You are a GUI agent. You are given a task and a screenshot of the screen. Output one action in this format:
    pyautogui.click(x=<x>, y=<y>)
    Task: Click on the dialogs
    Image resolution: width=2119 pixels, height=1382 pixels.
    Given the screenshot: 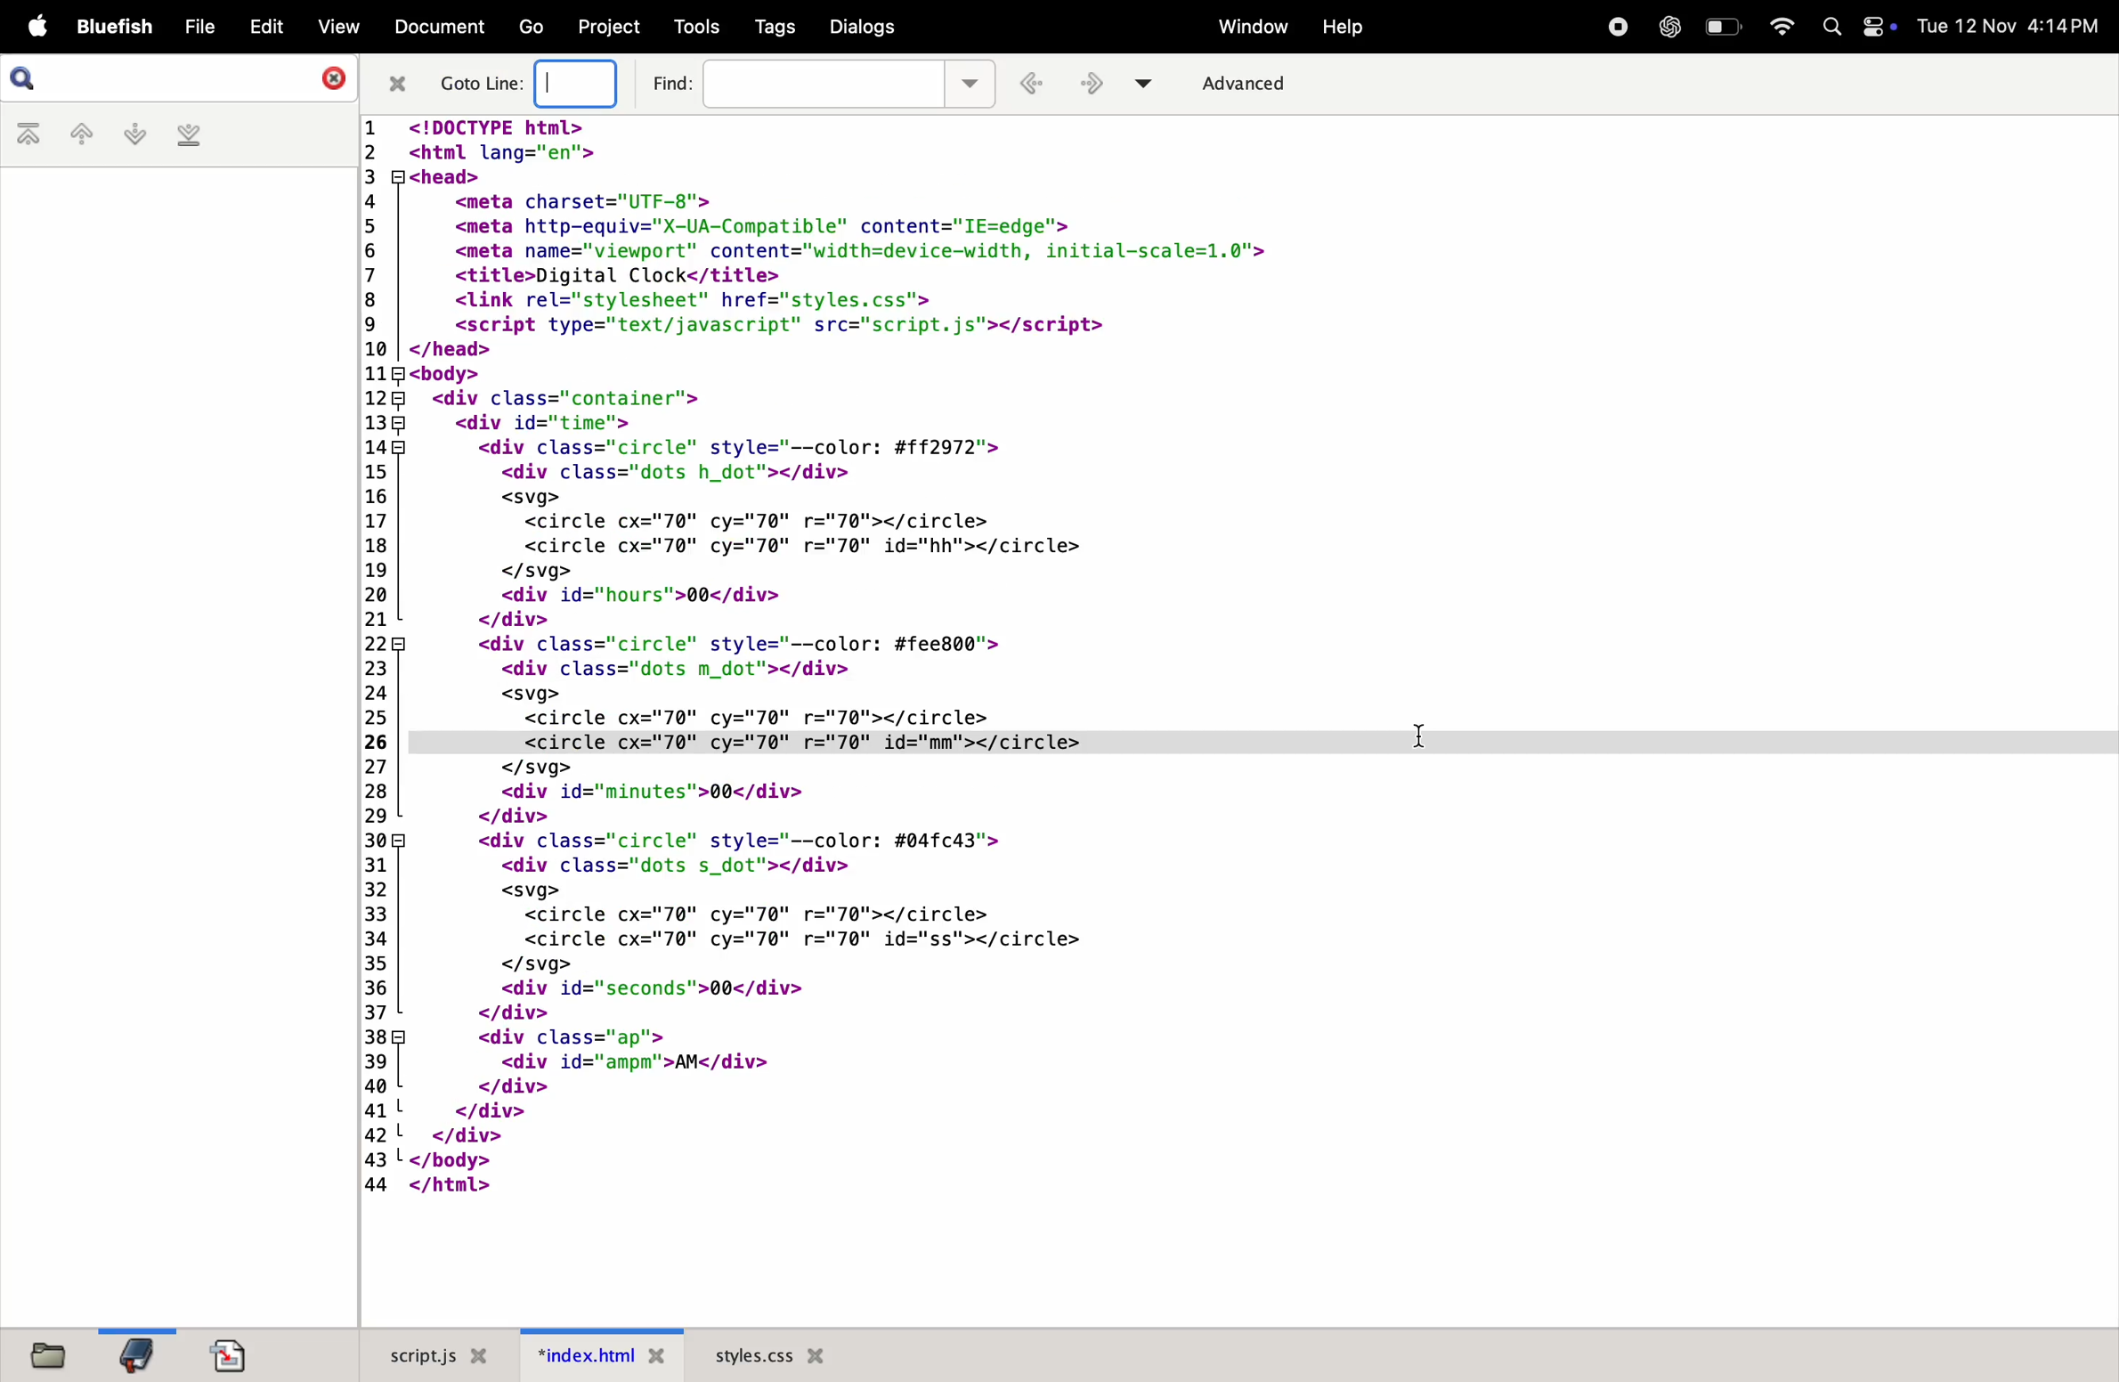 What is the action you would take?
    pyautogui.click(x=863, y=28)
    